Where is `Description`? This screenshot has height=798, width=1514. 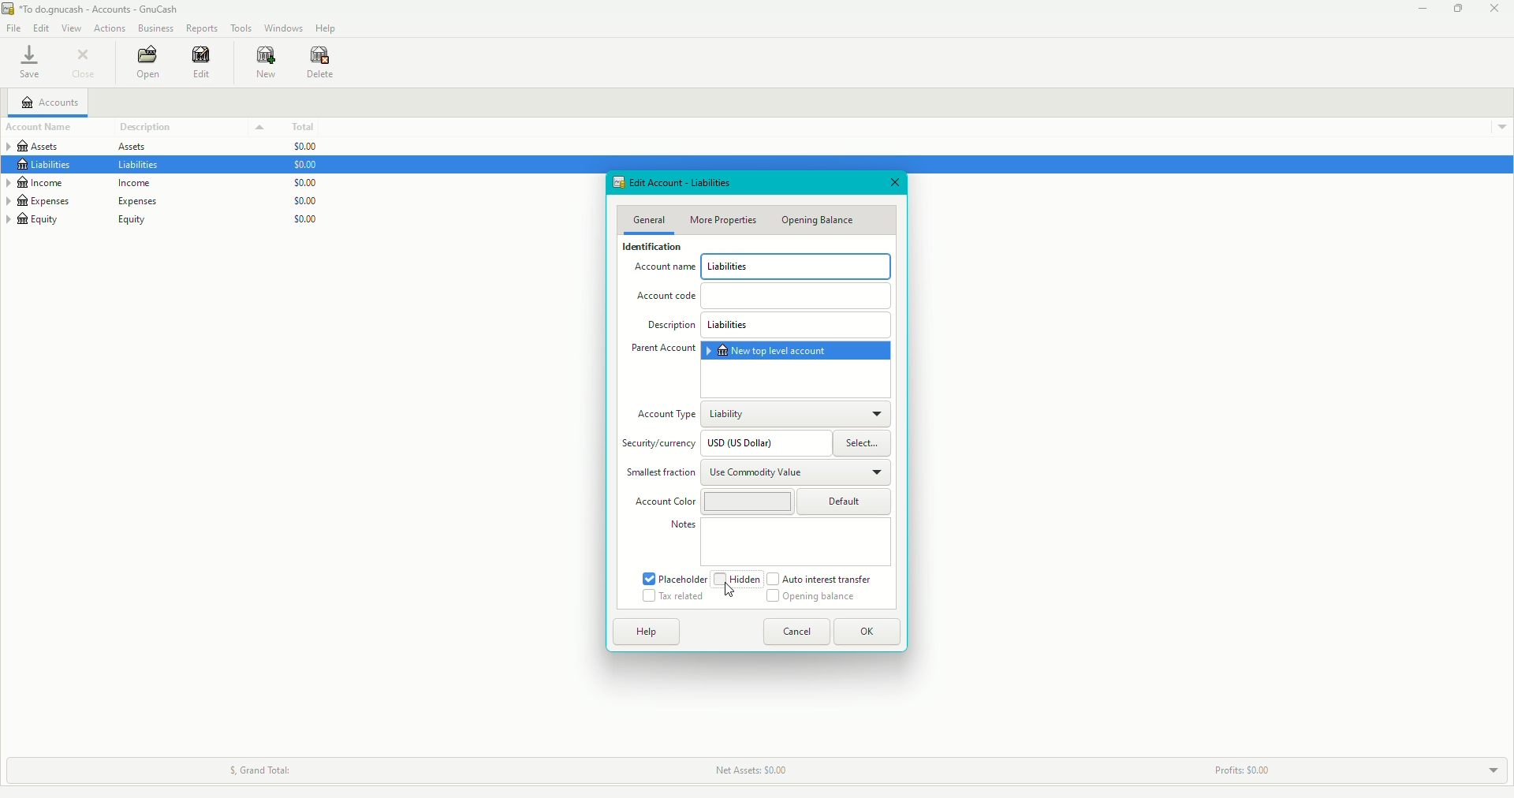 Description is located at coordinates (672, 329).